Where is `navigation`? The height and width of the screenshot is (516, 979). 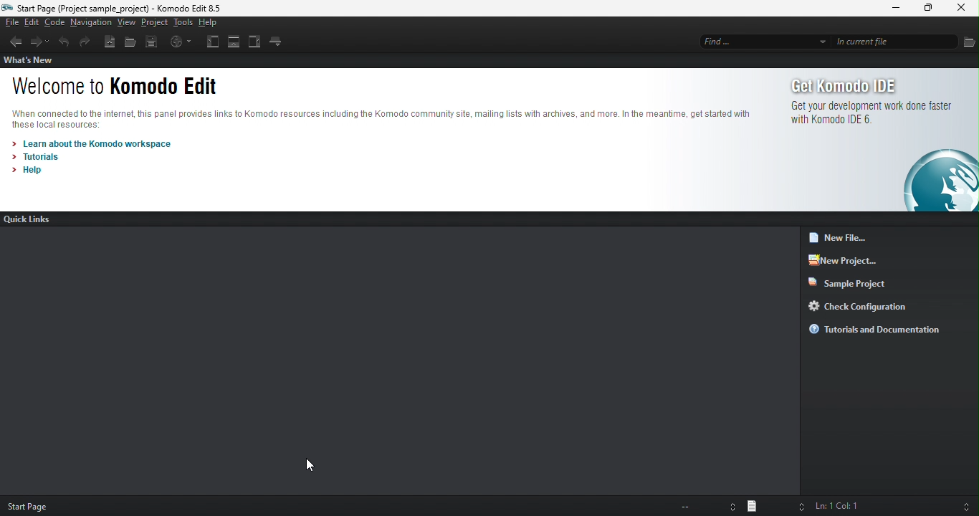 navigation is located at coordinates (92, 23).